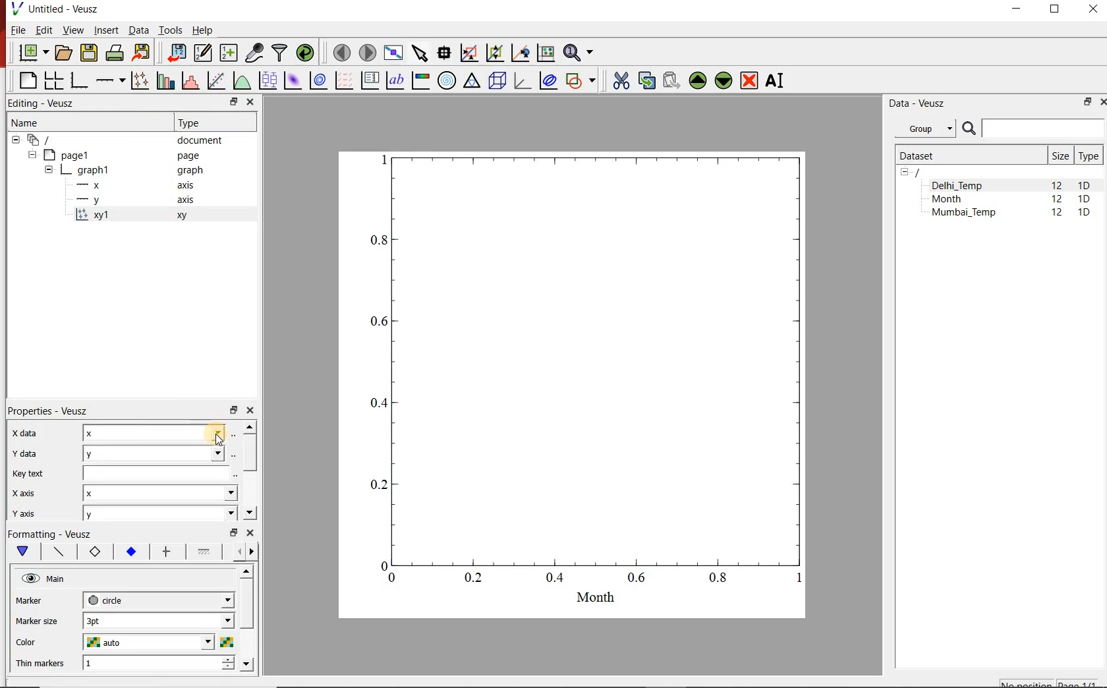 The height and width of the screenshot is (688, 1107). Describe the element at coordinates (109, 80) in the screenshot. I see `Add an axis to the plot` at that location.